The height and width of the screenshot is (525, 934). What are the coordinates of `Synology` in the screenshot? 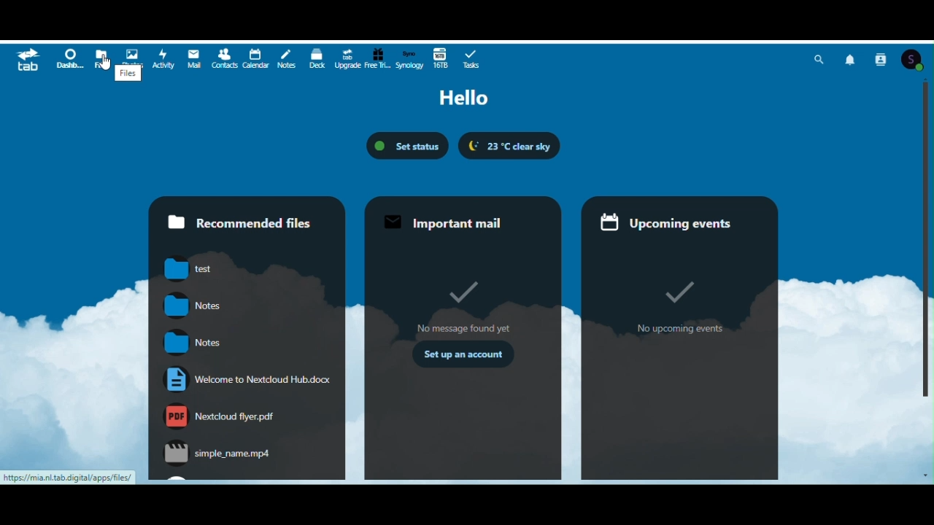 It's located at (408, 58).